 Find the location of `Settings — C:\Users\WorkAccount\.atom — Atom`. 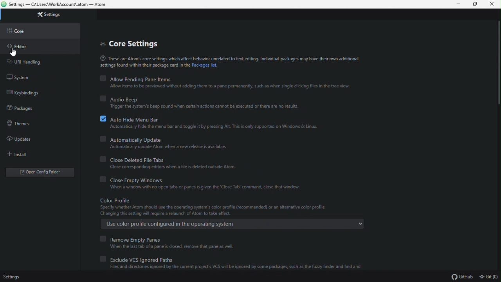

Settings — C:\Users\WorkAccount\.atom — Atom is located at coordinates (56, 5).